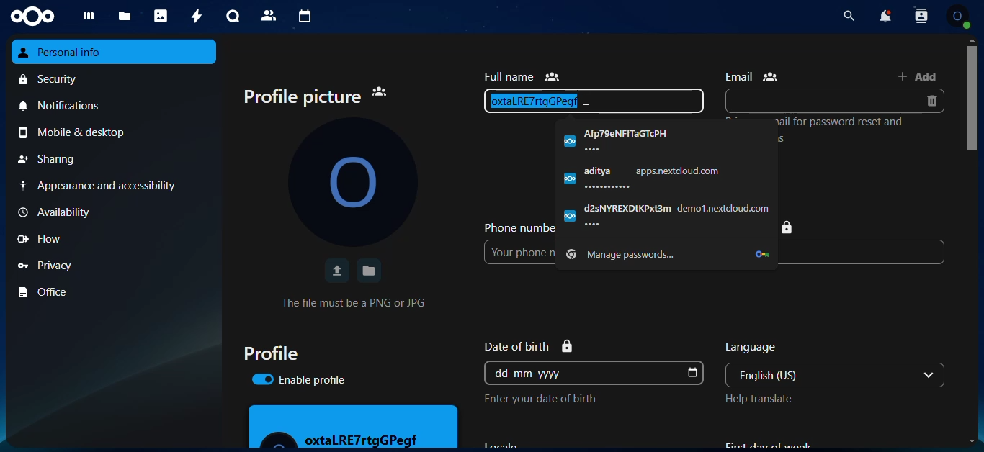 This screenshot has width=984, height=452. Describe the element at coordinates (849, 16) in the screenshot. I see `search` at that location.